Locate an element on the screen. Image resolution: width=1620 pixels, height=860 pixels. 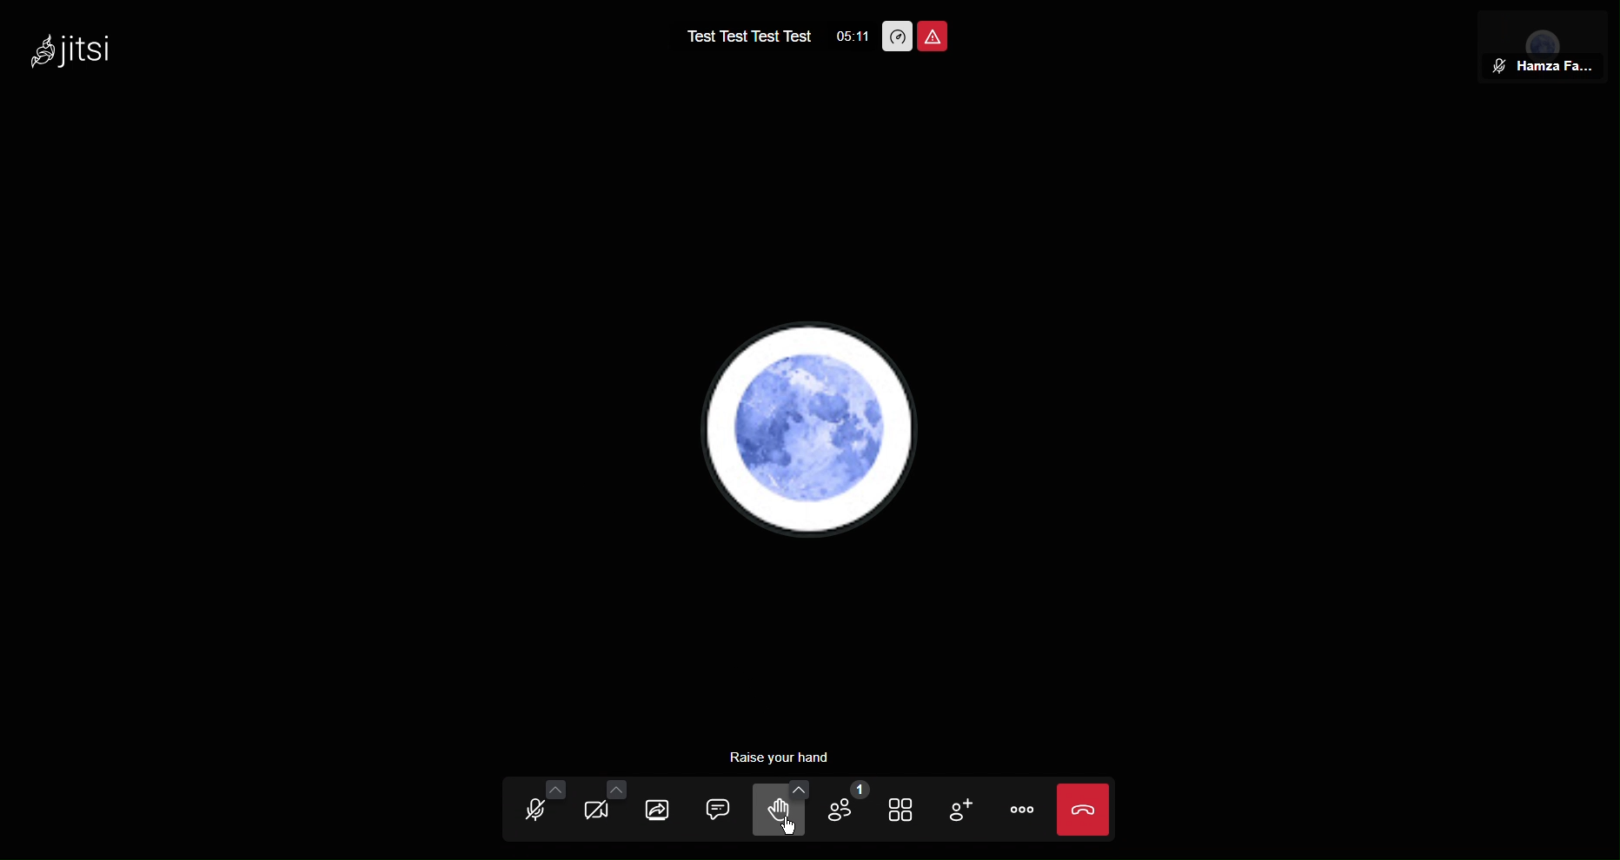
Share Screen is located at coordinates (667, 805).